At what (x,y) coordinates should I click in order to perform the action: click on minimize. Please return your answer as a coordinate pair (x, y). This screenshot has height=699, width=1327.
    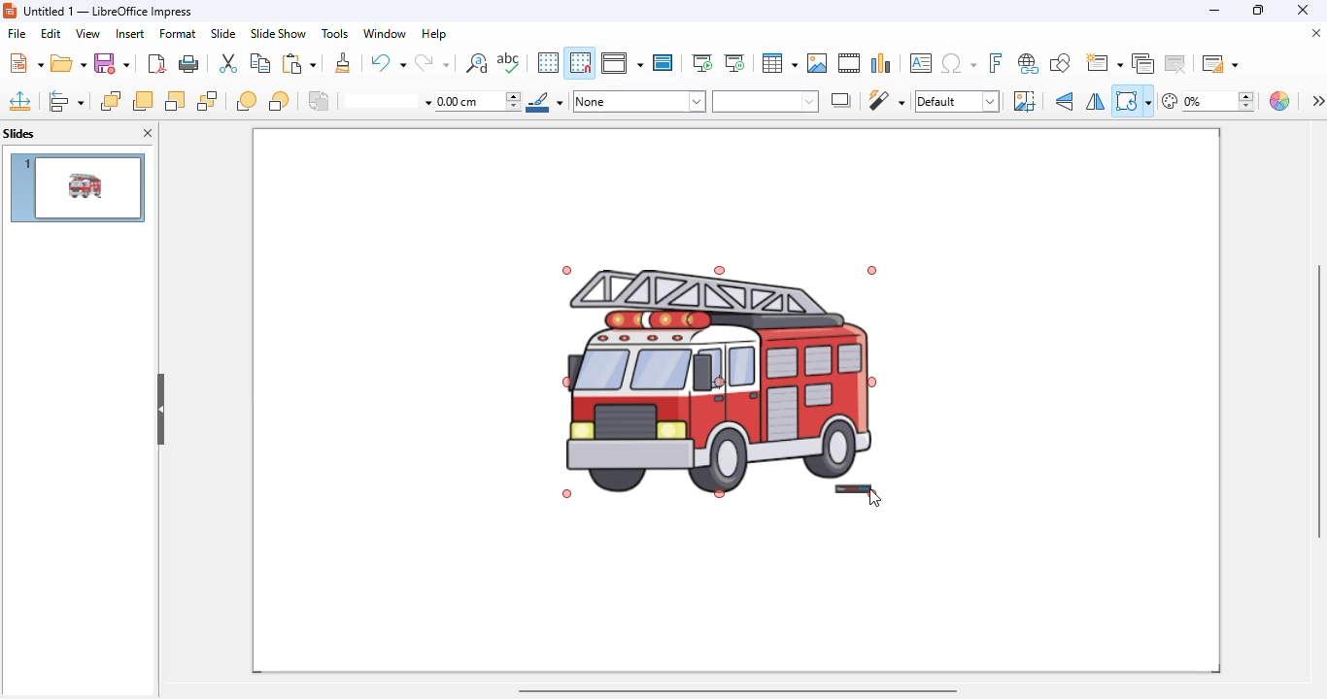
    Looking at the image, I should click on (1215, 10).